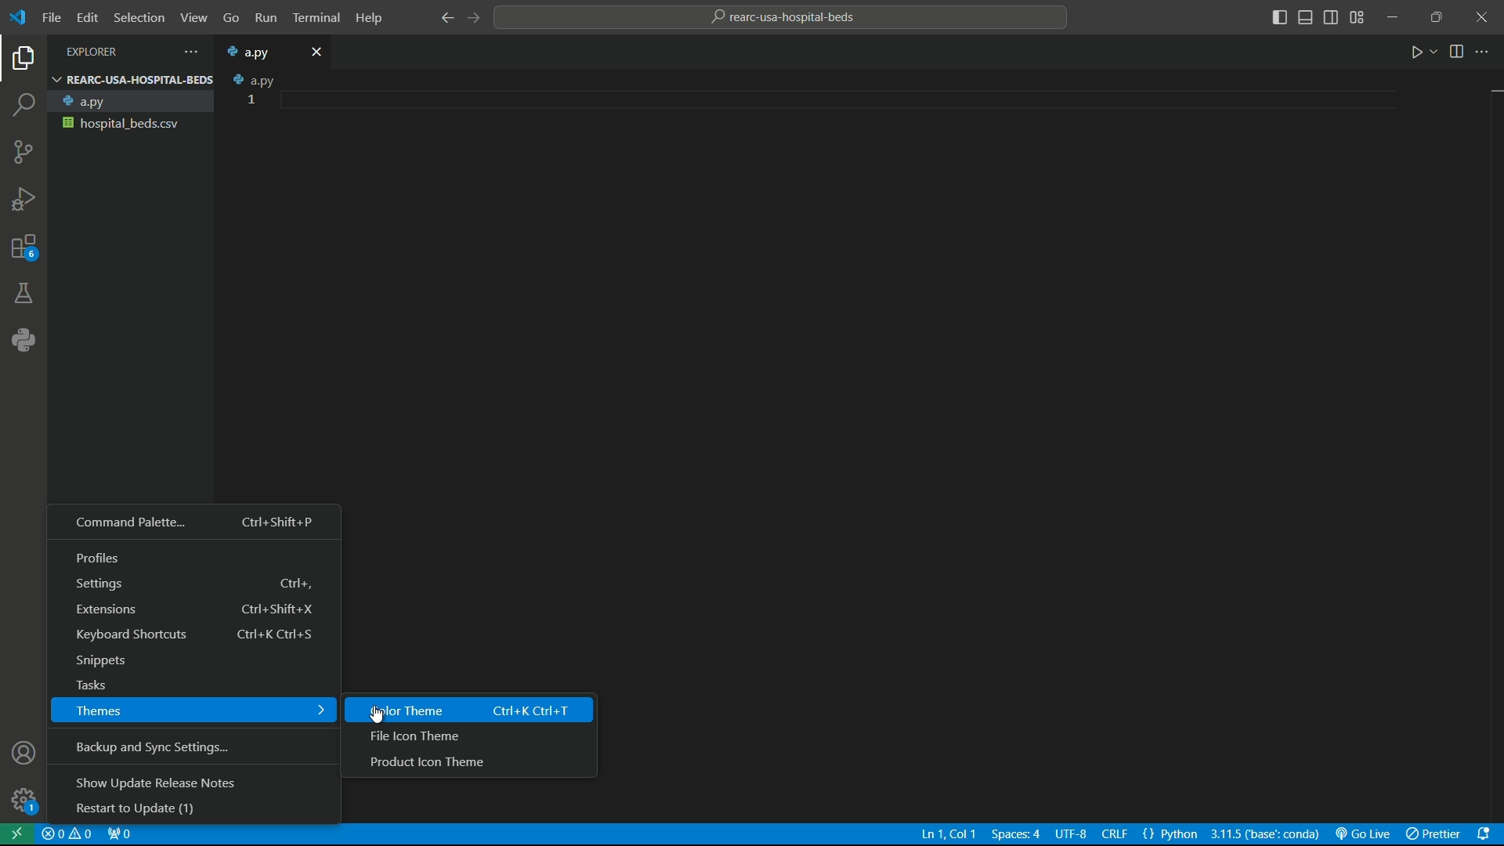 This screenshot has width=1504, height=846. What do you see at coordinates (24, 61) in the screenshot?
I see `explorer` at bounding box center [24, 61].